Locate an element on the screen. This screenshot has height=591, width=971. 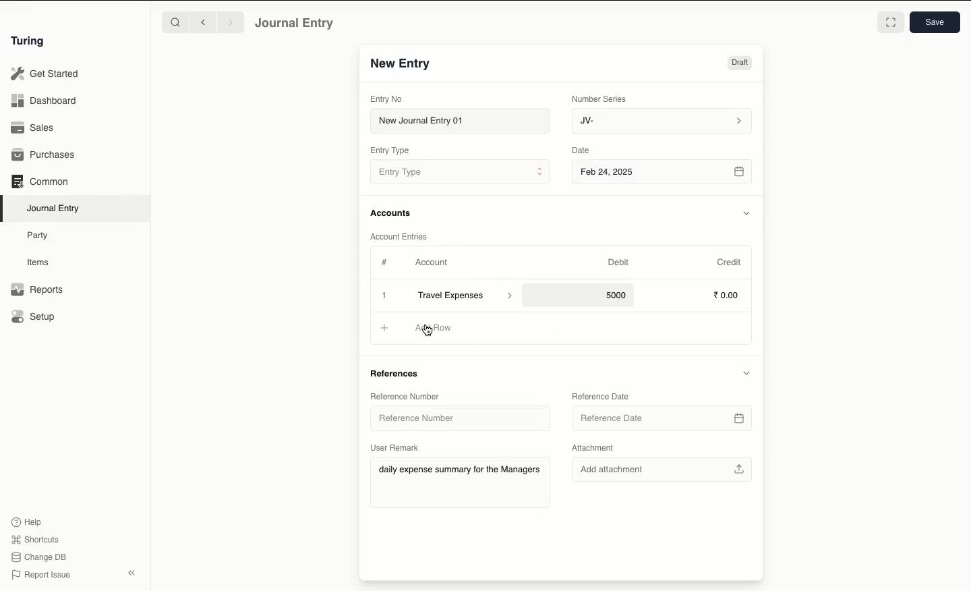
Common is located at coordinates (41, 181).